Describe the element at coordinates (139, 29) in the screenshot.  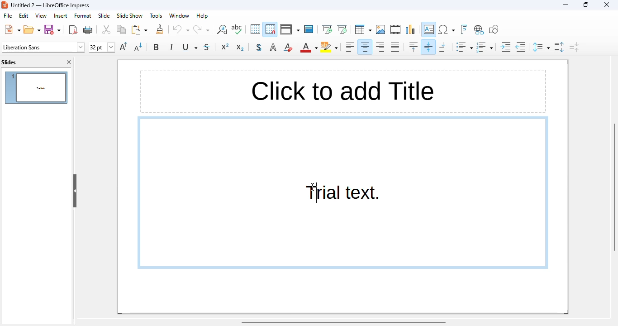
I see `paste` at that location.